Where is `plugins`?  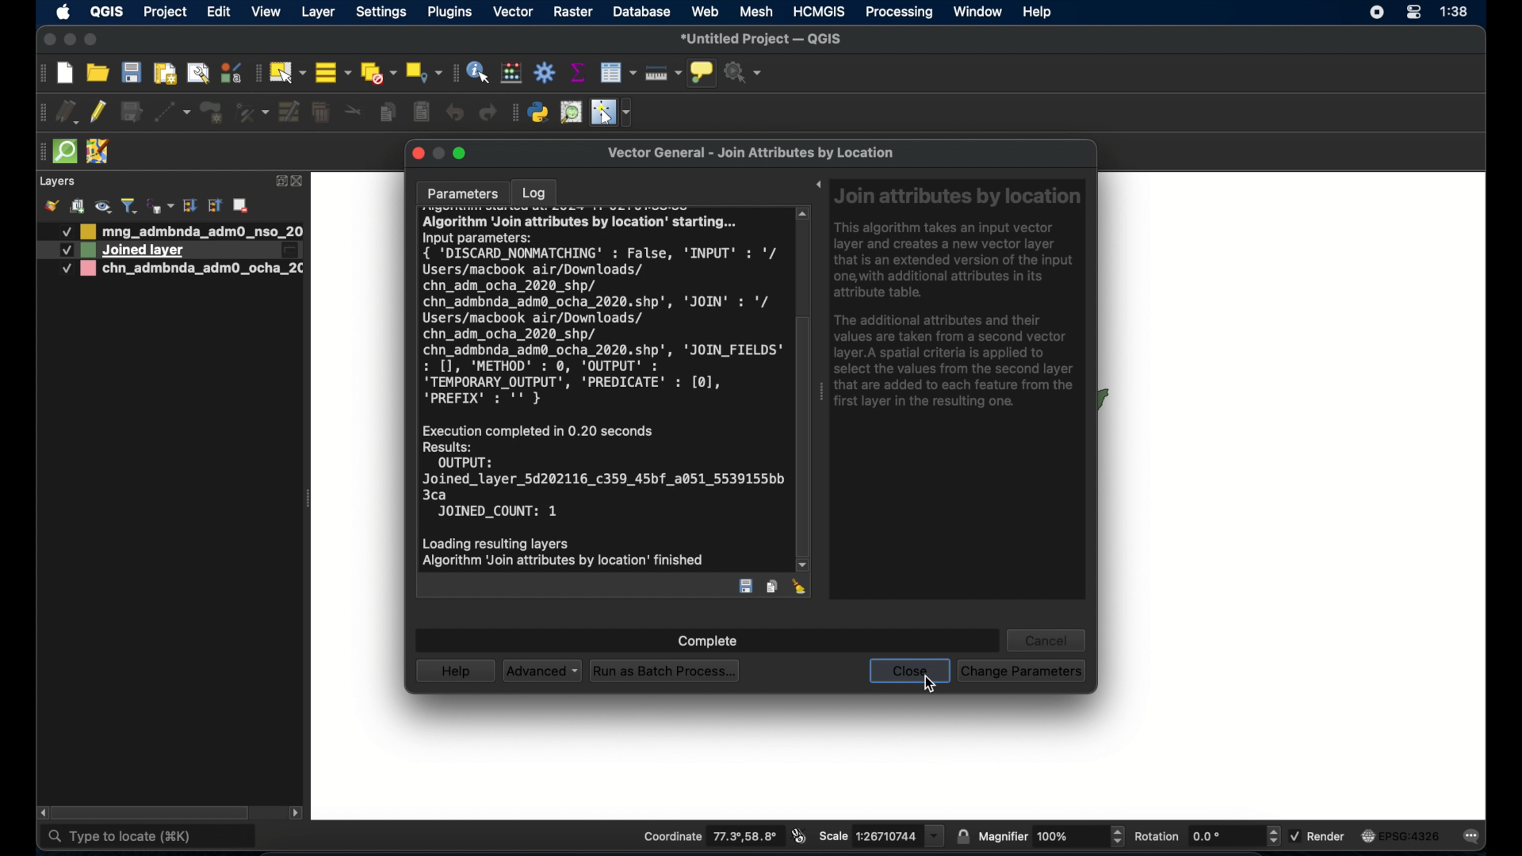 plugins is located at coordinates (449, 13).